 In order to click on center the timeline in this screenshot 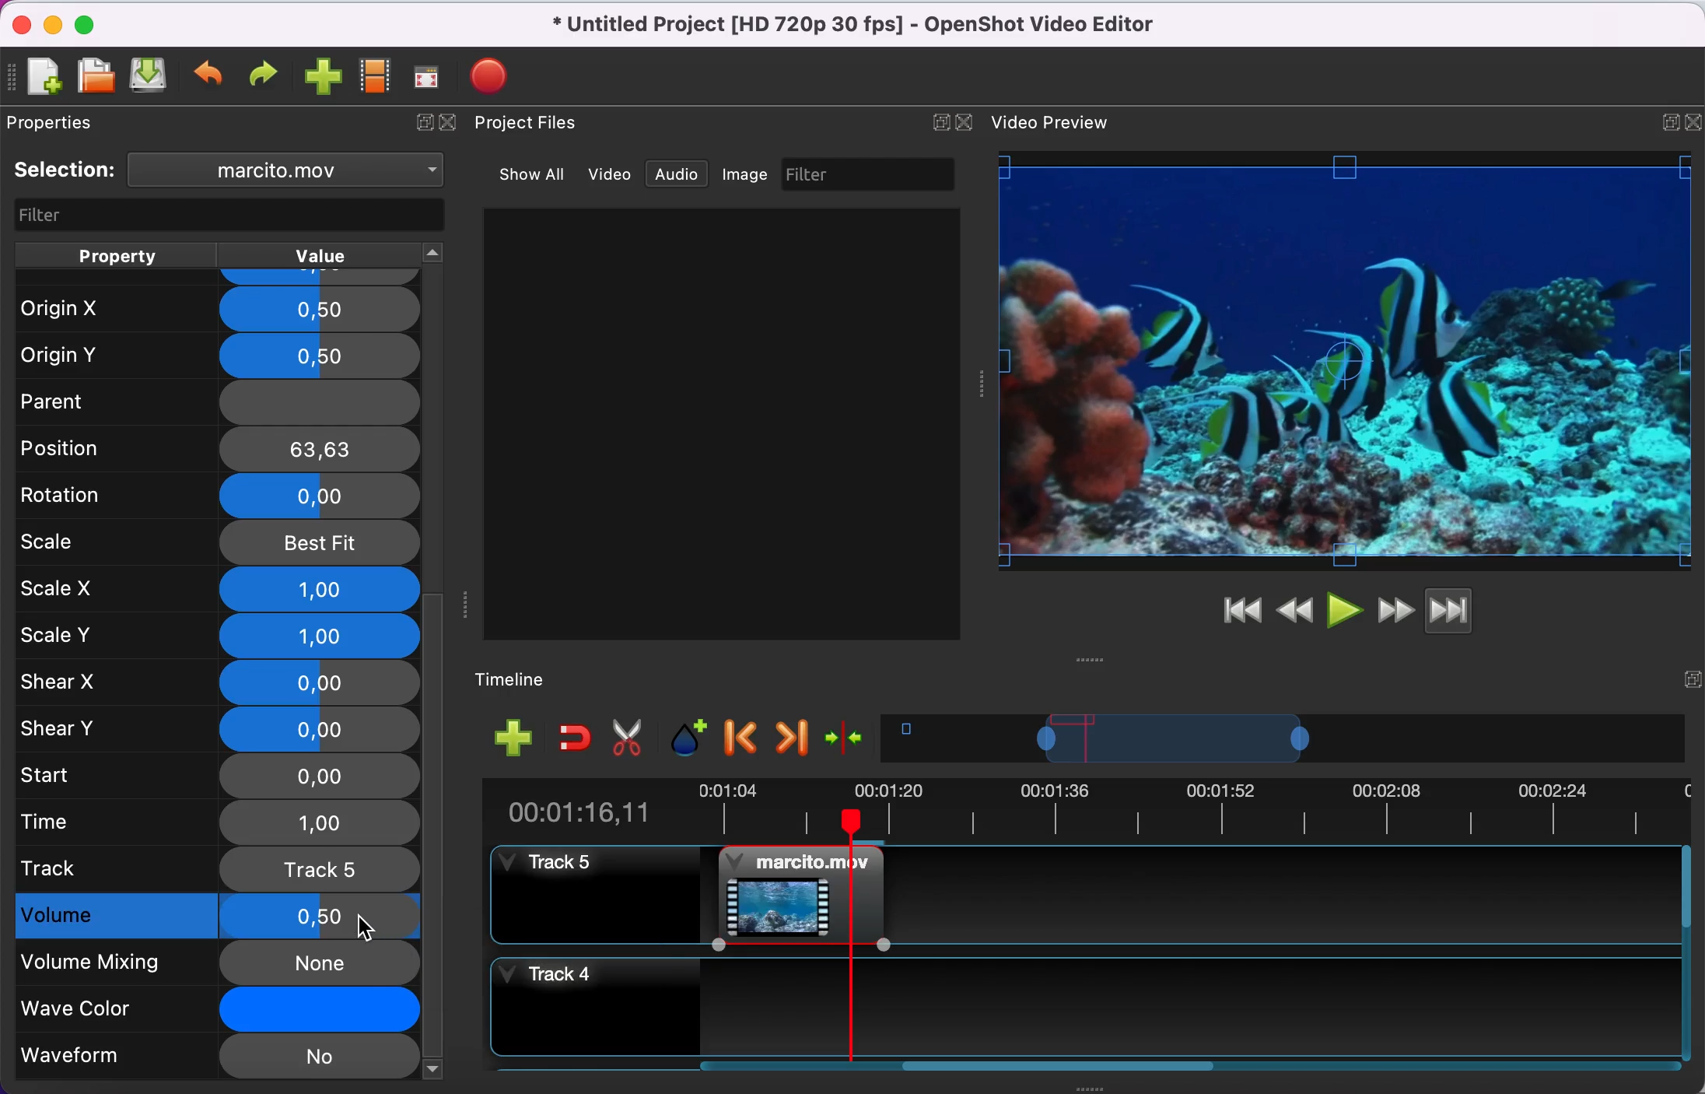, I will do `click(849, 742)`.